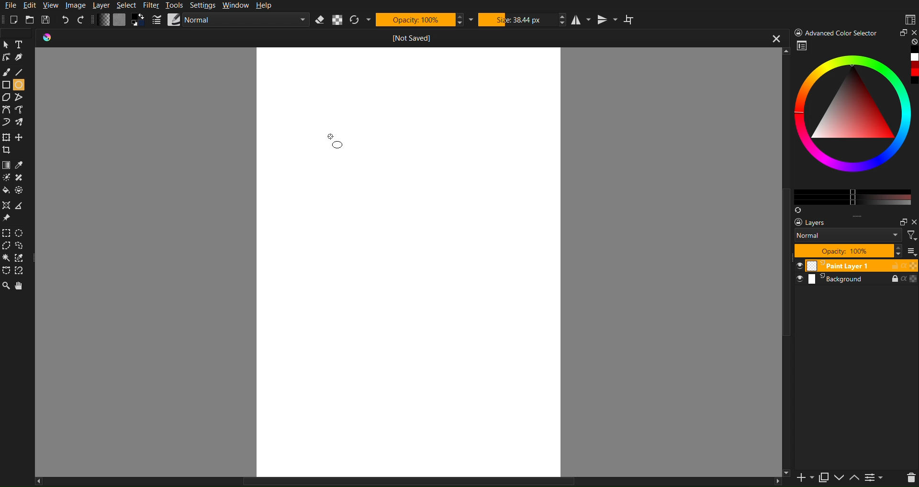 This screenshot has width=919, height=487. What do you see at coordinates (6, 137) in the screenshot?
I see `Move Tools` at bounding box center [6, 137].